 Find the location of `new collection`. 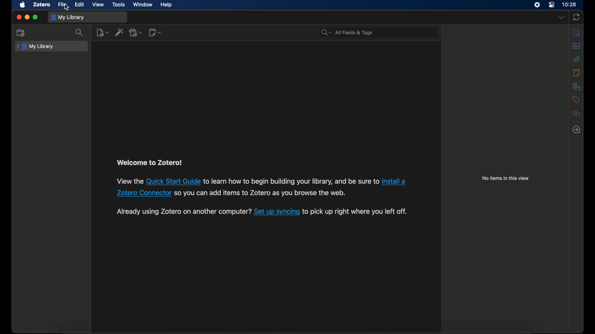

new collection is located at coordinates (22, 33).